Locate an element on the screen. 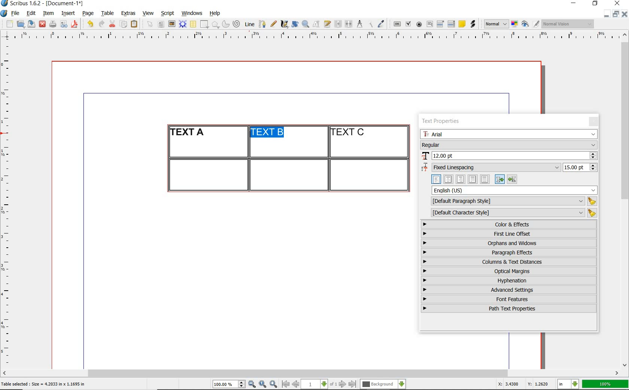  Bezier curve is located at coordinates (262, 24).